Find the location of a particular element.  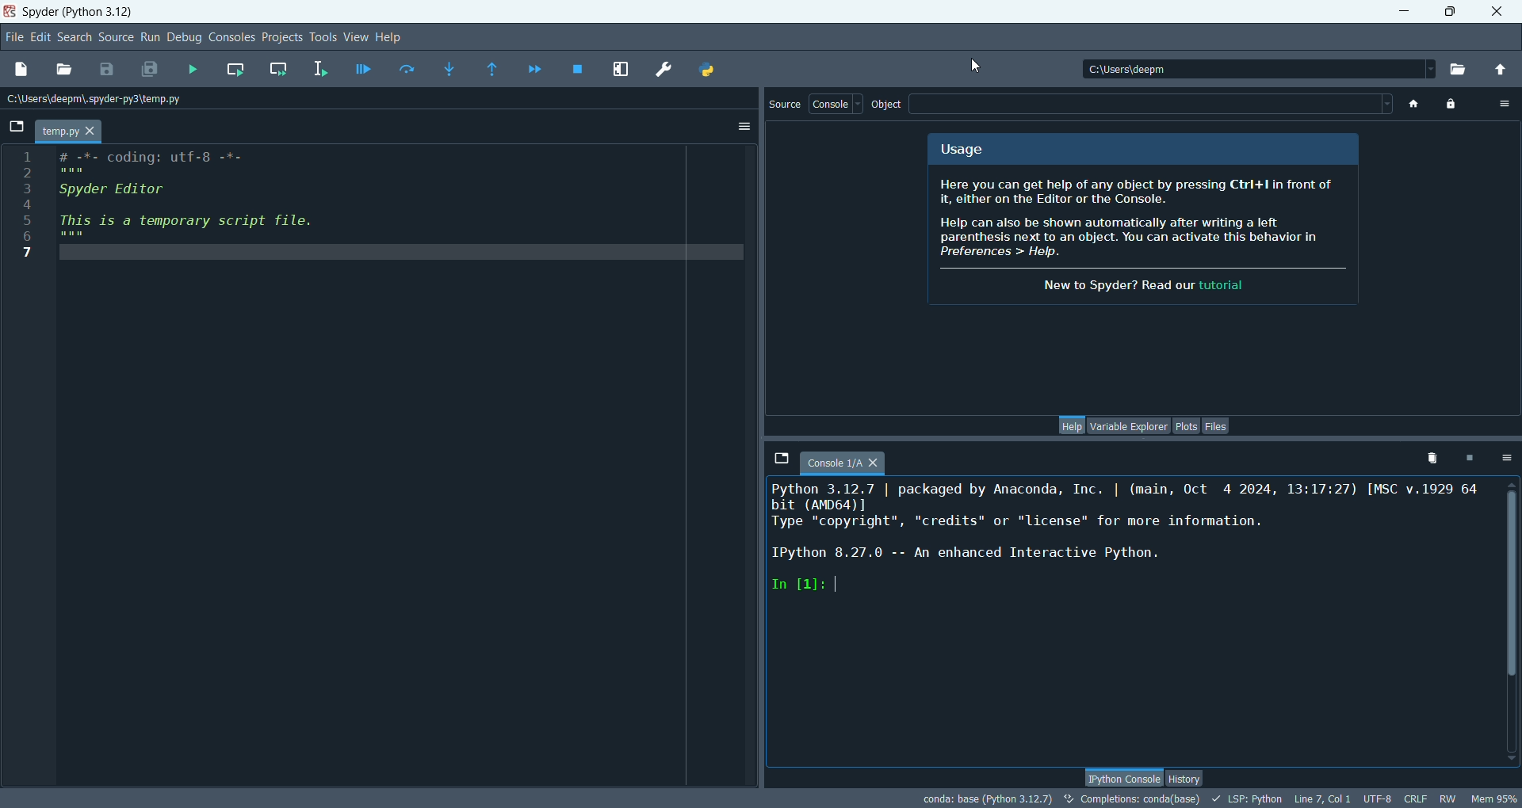

LSP: python is located at coordinates (1247, 798).